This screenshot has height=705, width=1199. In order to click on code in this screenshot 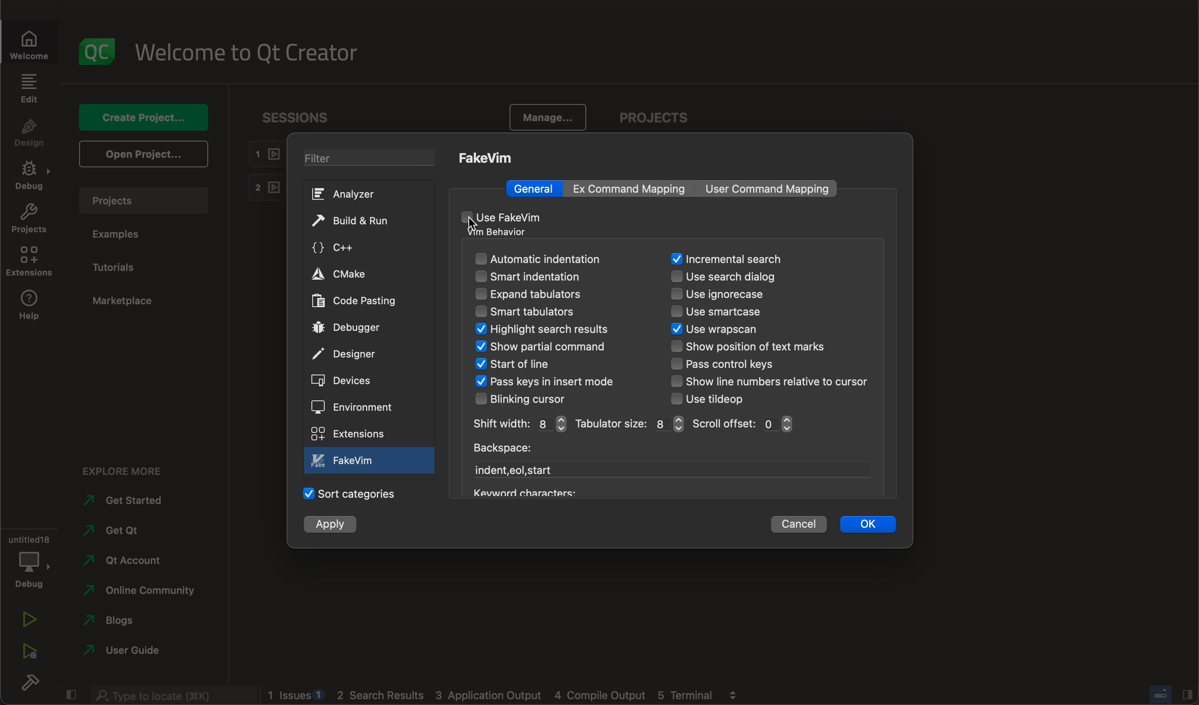, I will do `click(357, 302)`.